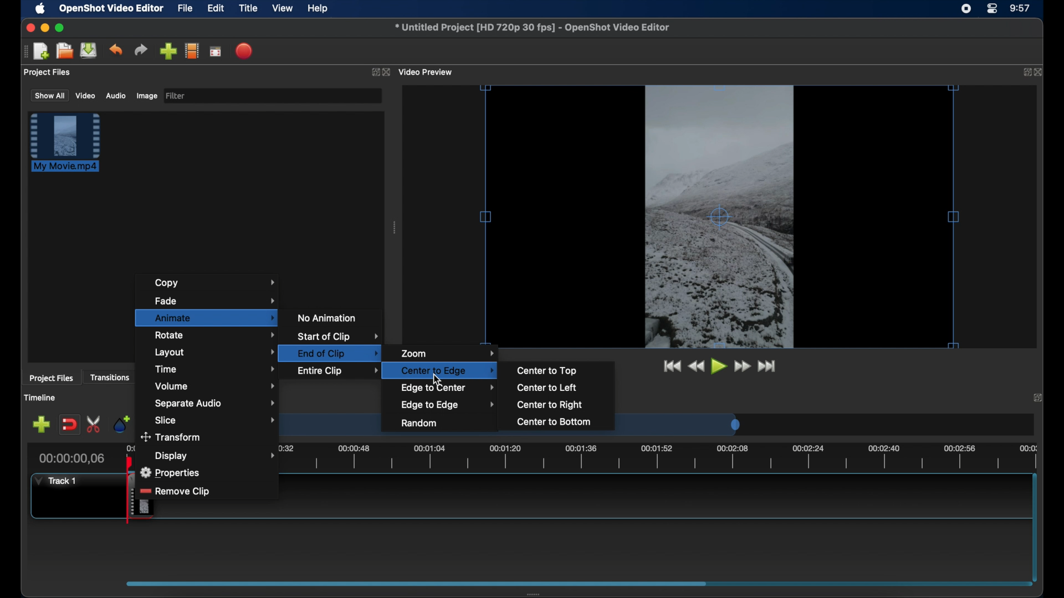 Image resolution: width=1064 pixels, height=598 pixels. I want to click on project files, so click(51, 378).